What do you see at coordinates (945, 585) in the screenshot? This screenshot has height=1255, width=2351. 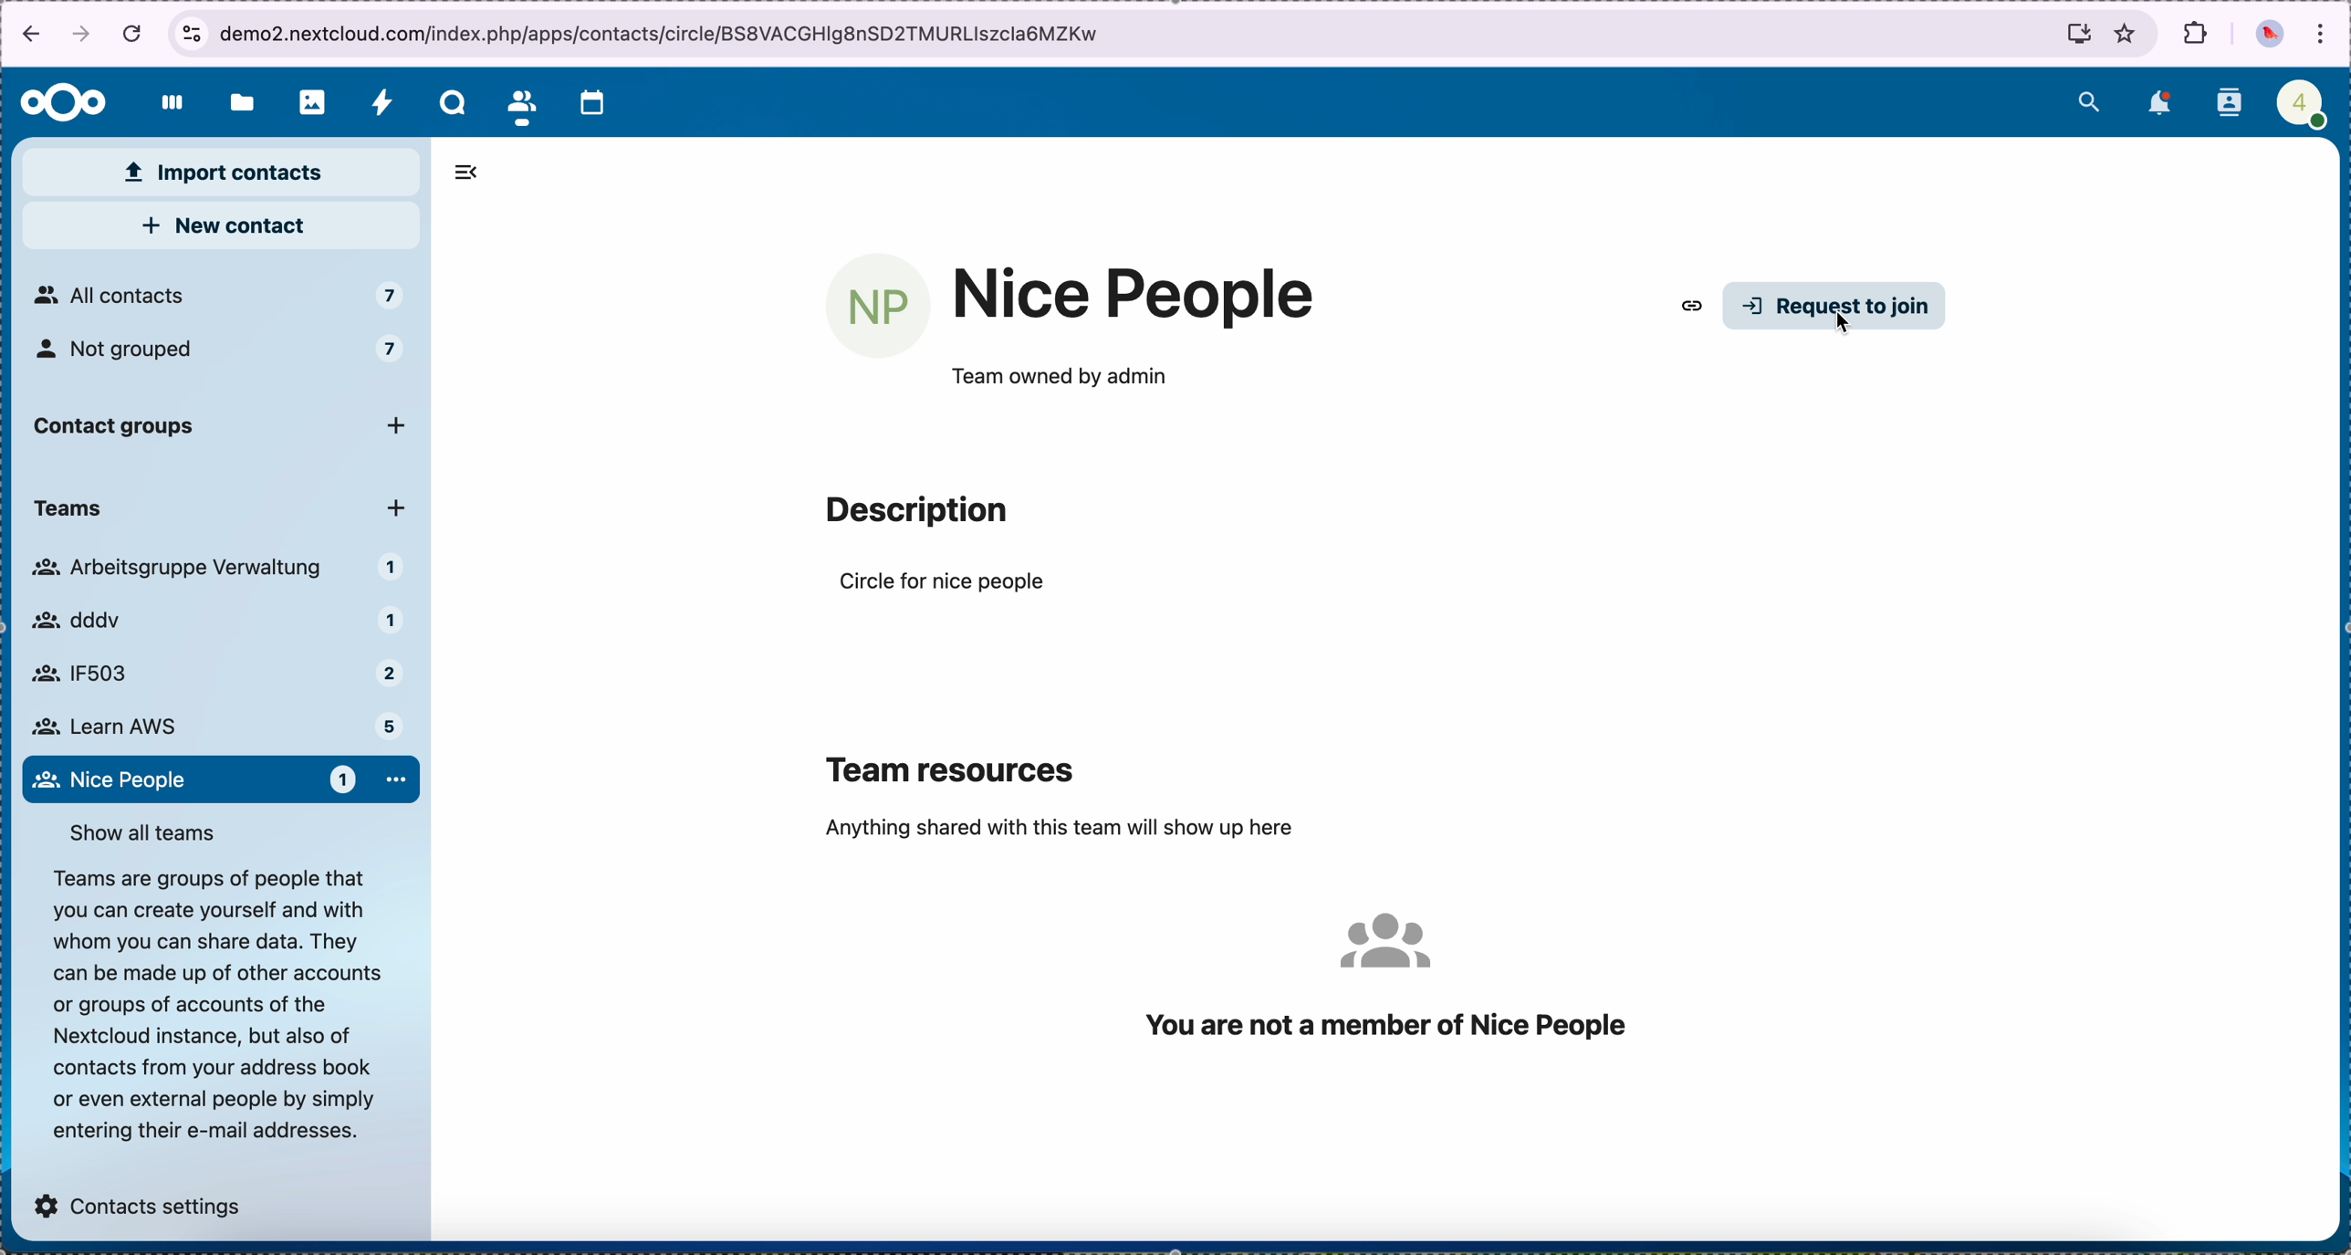 I see `circle for nice people` at bounding box center [945, 585].